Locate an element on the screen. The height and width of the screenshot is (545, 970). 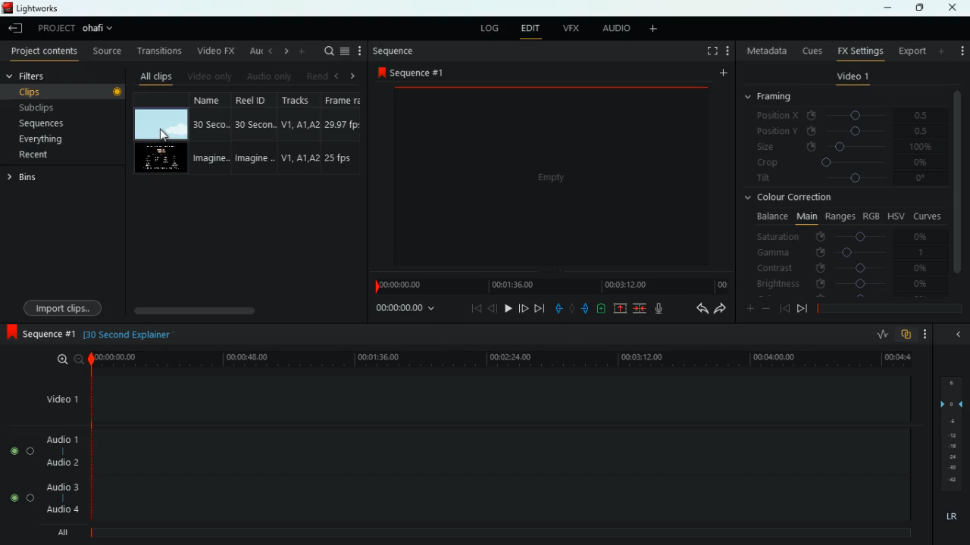
main is located at coordinates (805, 217).